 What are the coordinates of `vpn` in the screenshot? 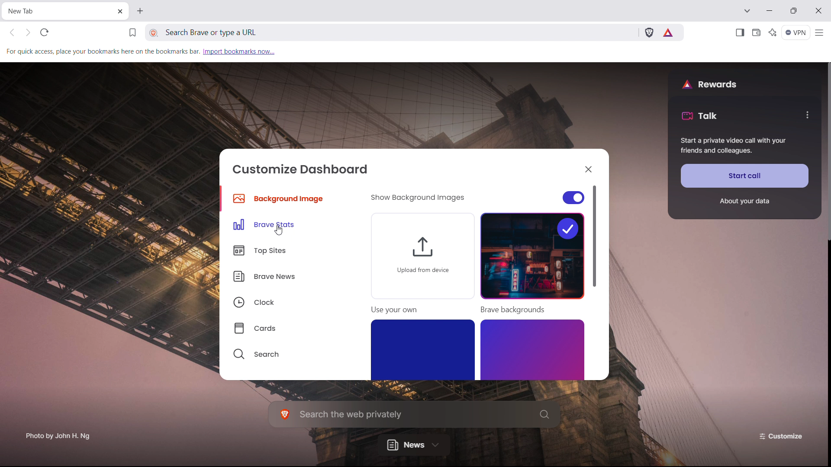 It's located at (796, 33).